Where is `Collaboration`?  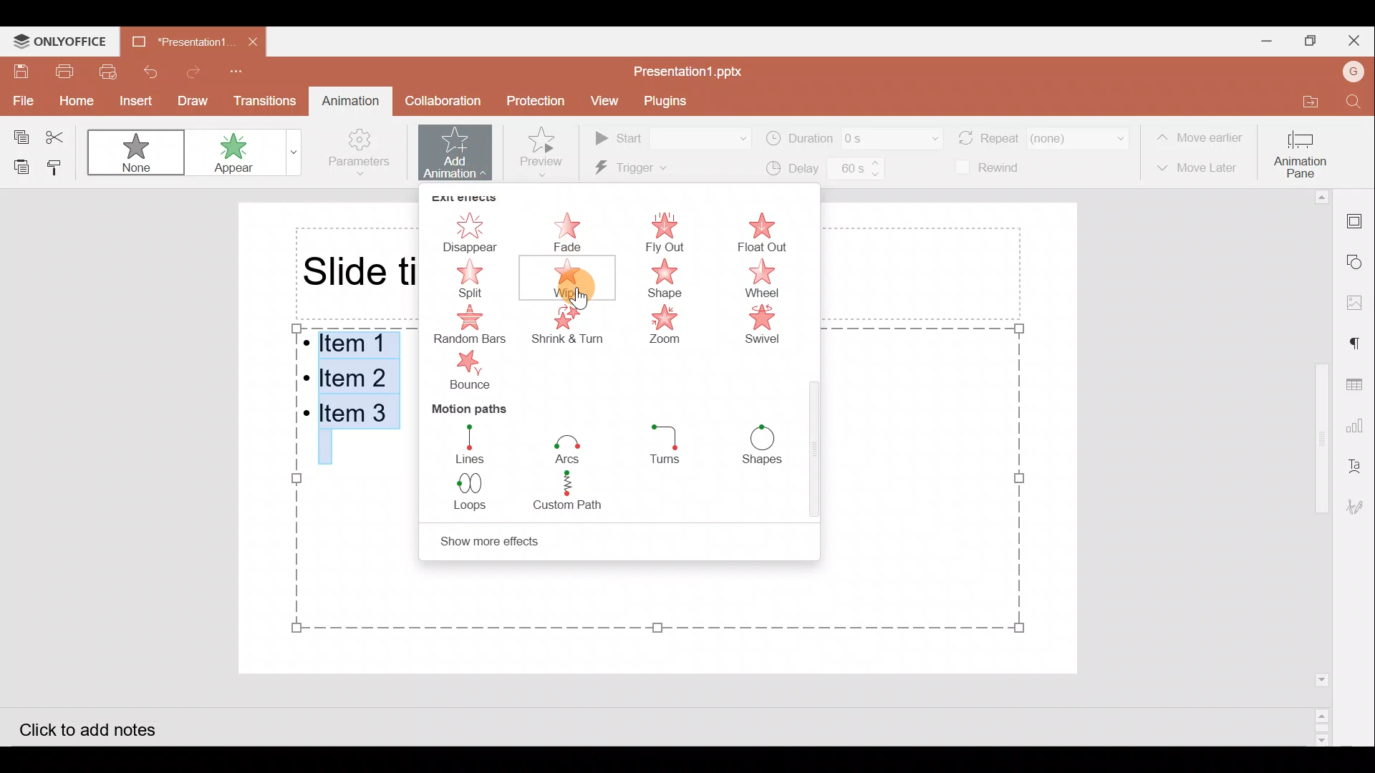
Collaboration is located at coordinates (444, 100).